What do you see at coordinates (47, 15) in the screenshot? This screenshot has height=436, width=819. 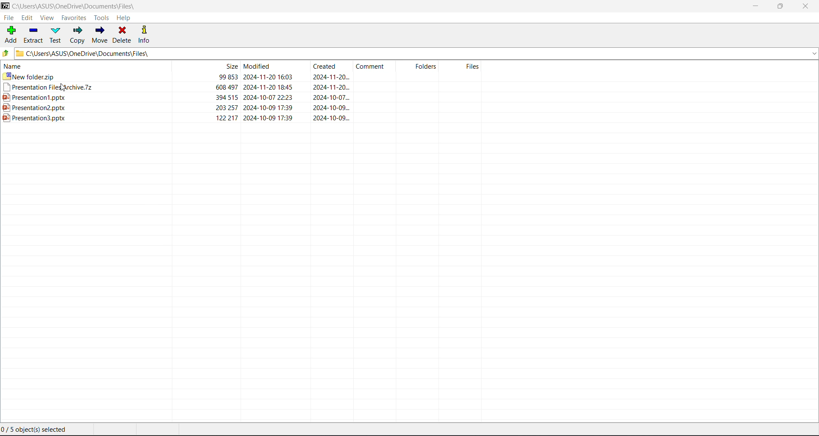 I see `View` at bounding box center [47, 15].